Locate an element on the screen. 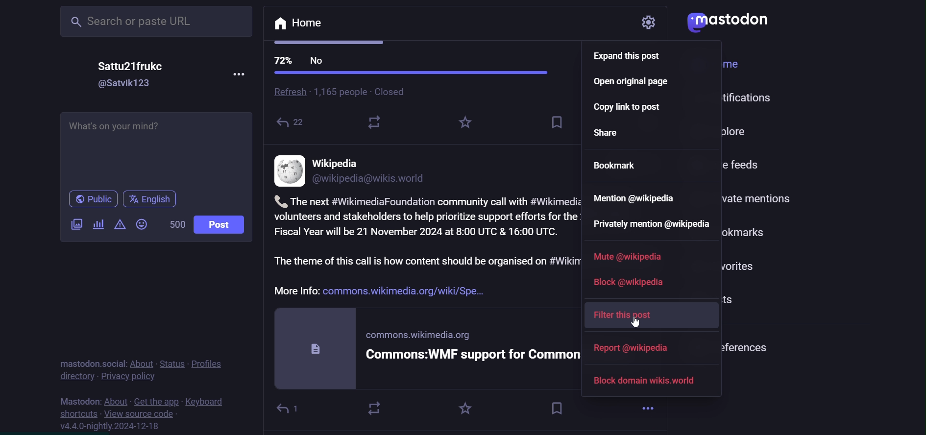 This screenshot has width=926, height=435. open original page is located at coordinates (635, 84).